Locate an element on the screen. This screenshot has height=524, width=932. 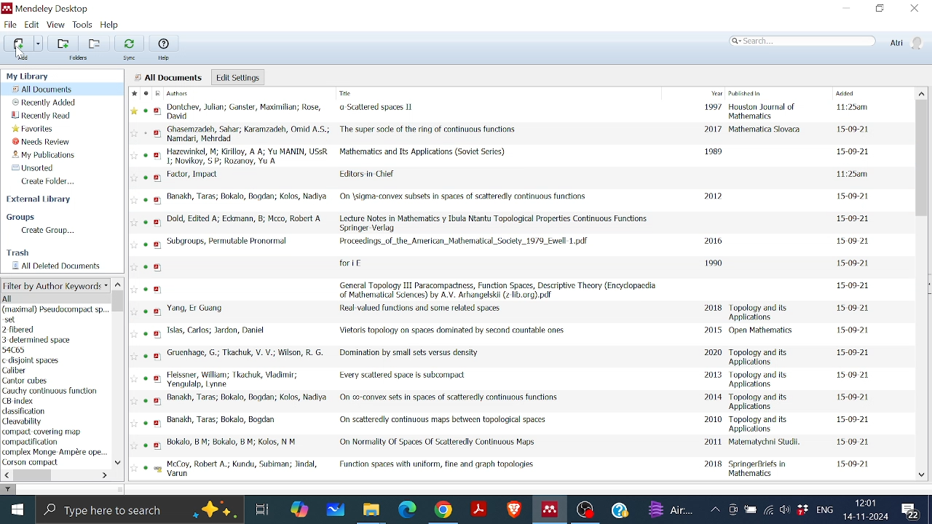
read status is located at coordinates (147, 402).